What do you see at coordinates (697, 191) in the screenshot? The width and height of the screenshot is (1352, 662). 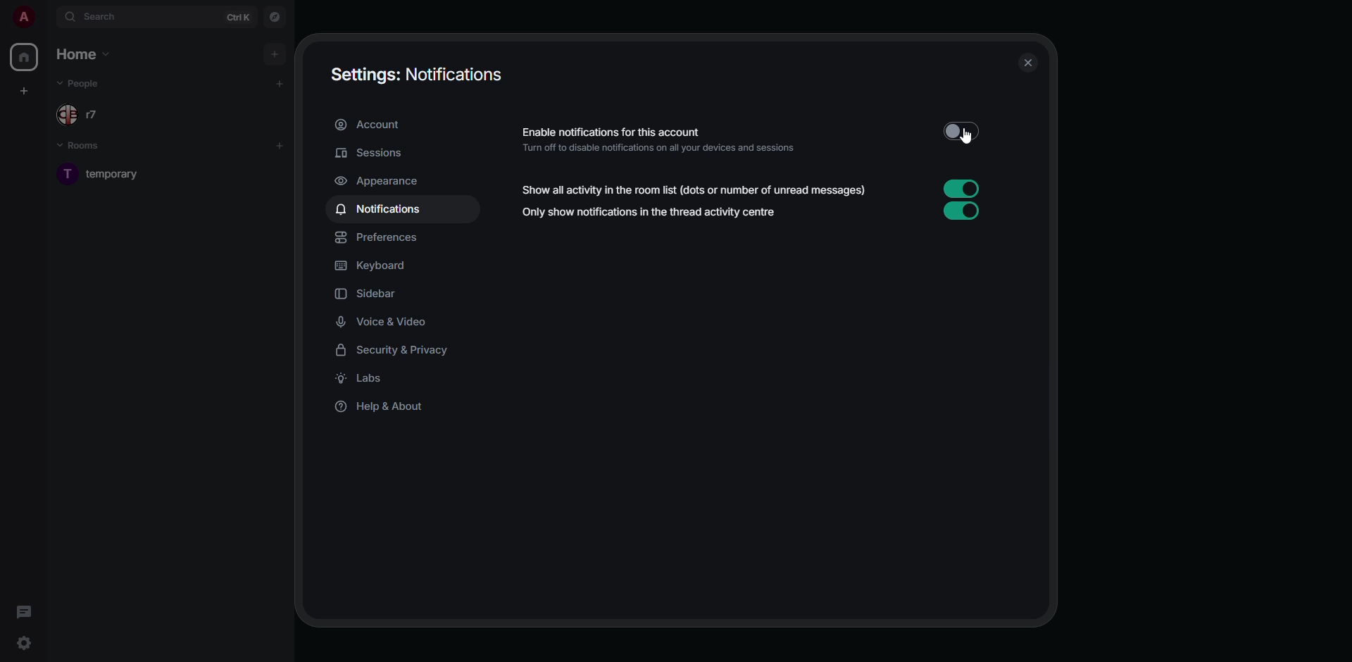 I see `show all activity in room list` at bounding box center [697, 191].